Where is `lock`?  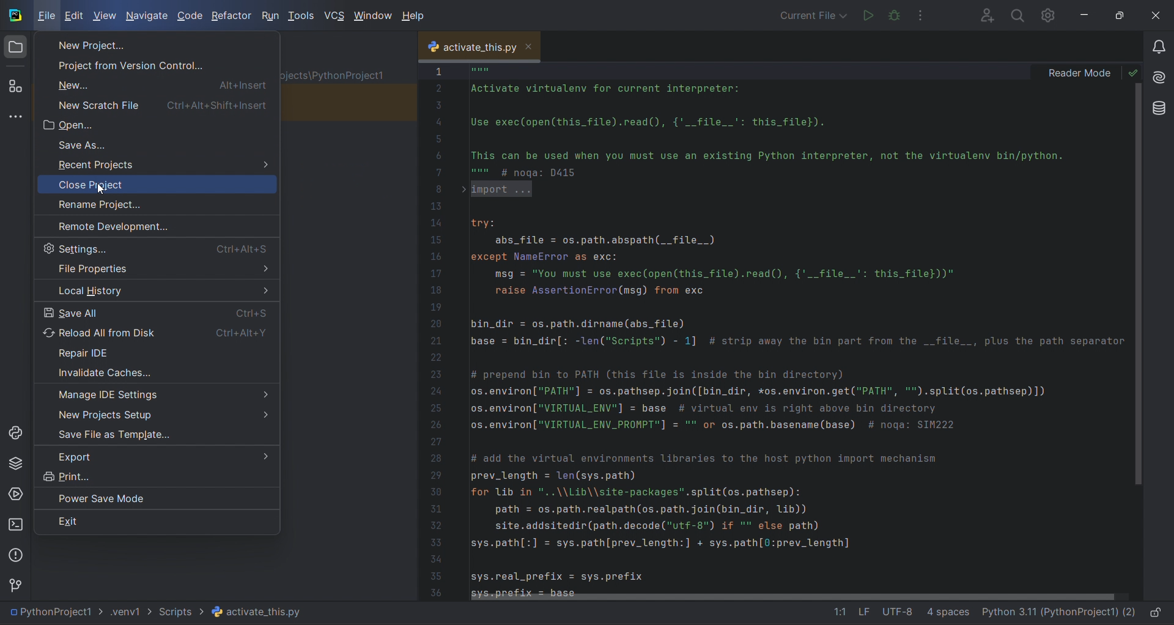 lock is located at coordinates (1158, 613).